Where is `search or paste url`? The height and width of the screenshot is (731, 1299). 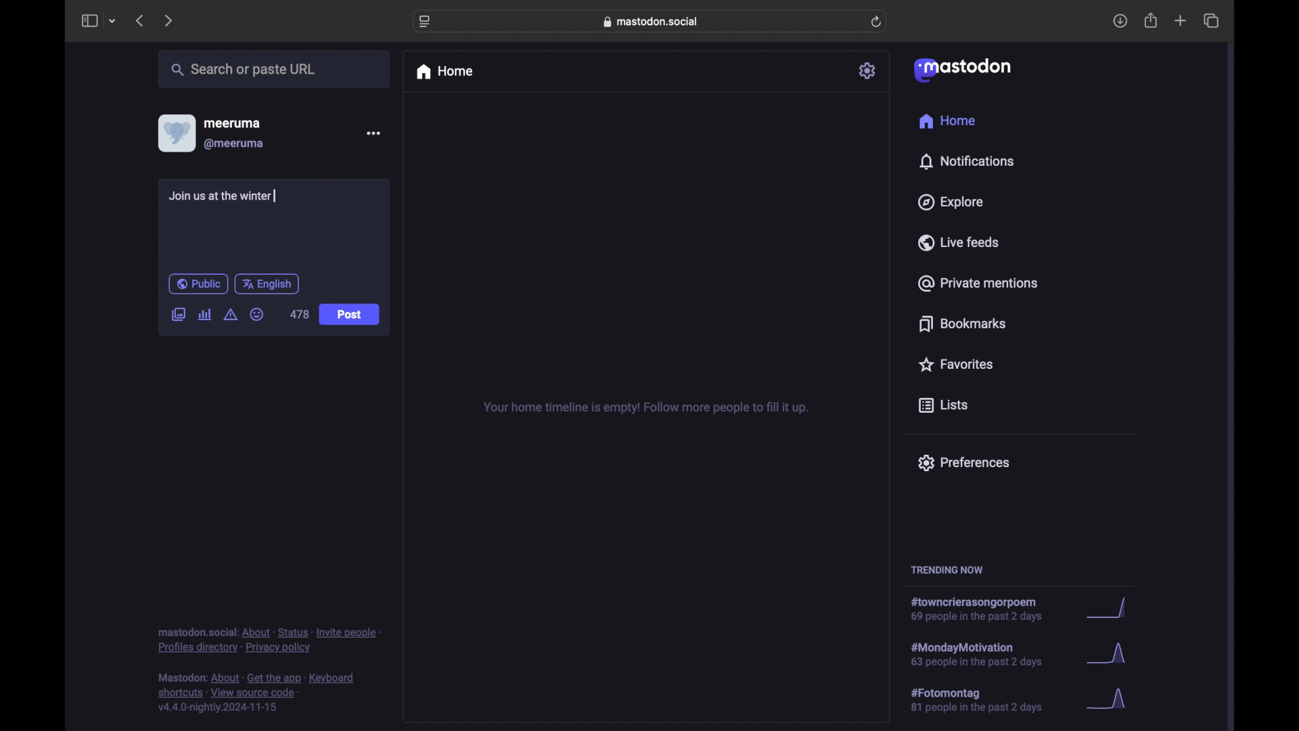
search or paste url is located at coordinates (243, 70).